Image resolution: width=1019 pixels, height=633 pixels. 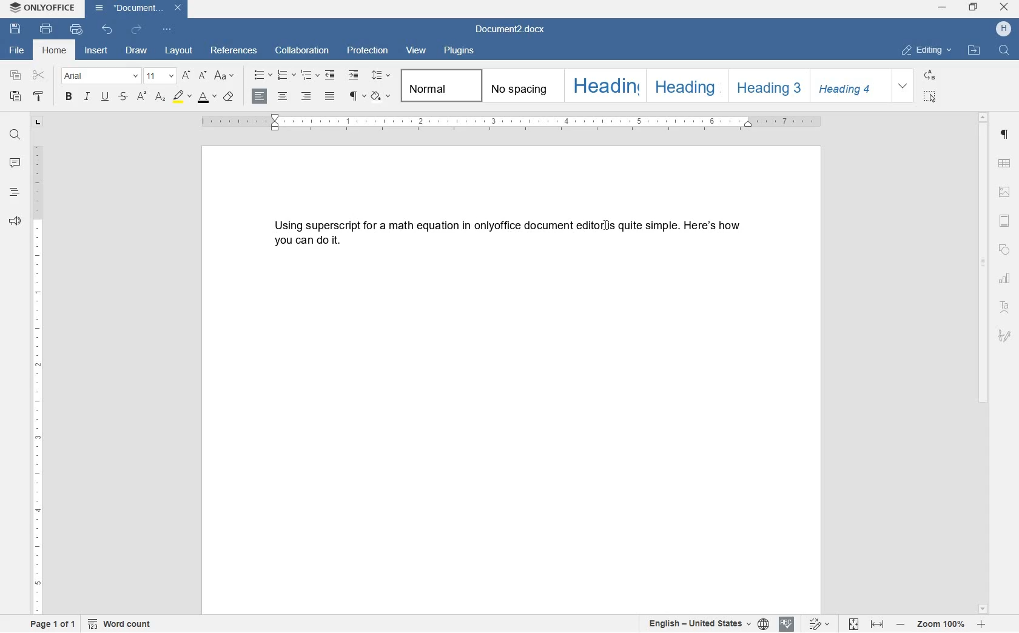 I want to click on references, so click(x=234, y=52).